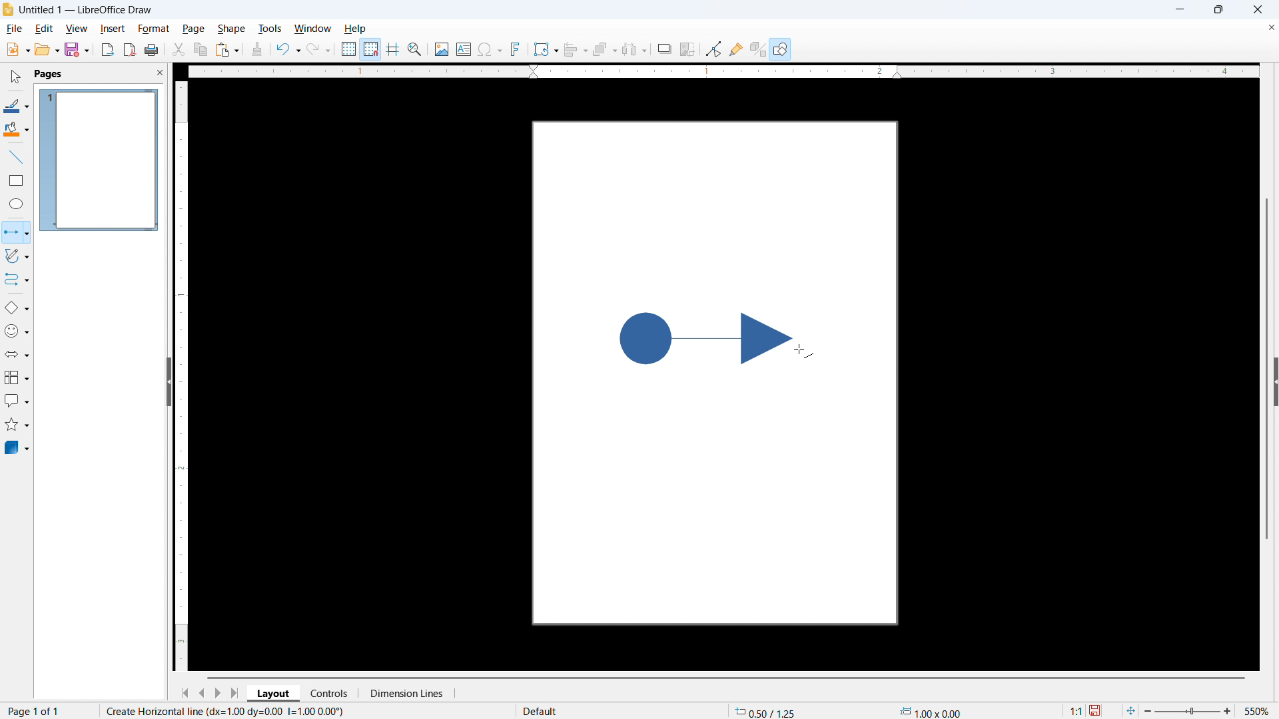 This screenshot has width=1279, height=719. I want to click on Help , so click(354, 29).